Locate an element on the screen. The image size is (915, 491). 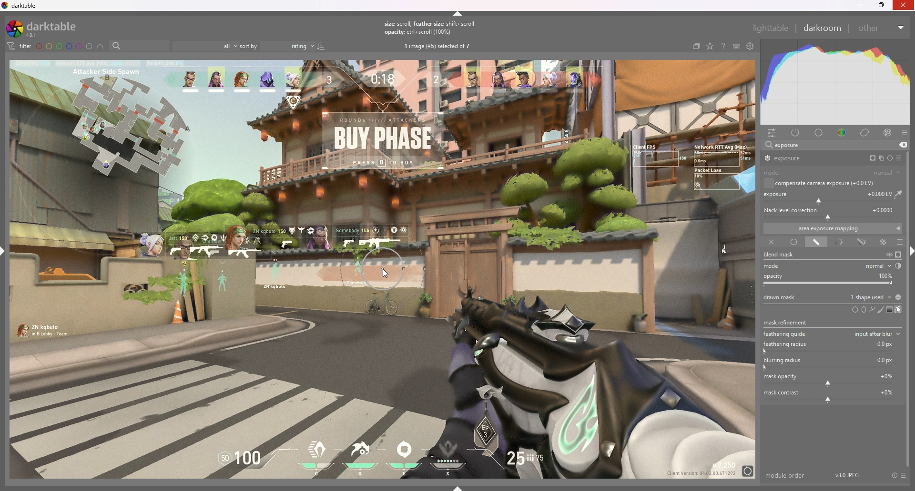
blurring radius is located at coordinates (831, 363).